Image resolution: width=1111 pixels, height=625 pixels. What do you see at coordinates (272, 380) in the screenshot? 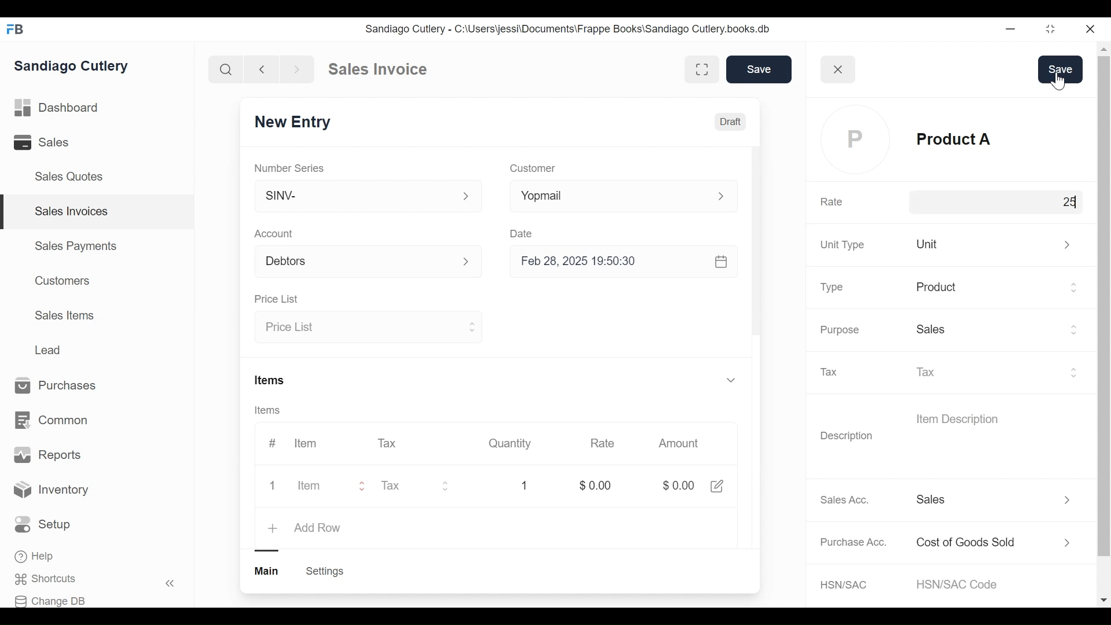
I see `Items` at bounding box center [272, 380].